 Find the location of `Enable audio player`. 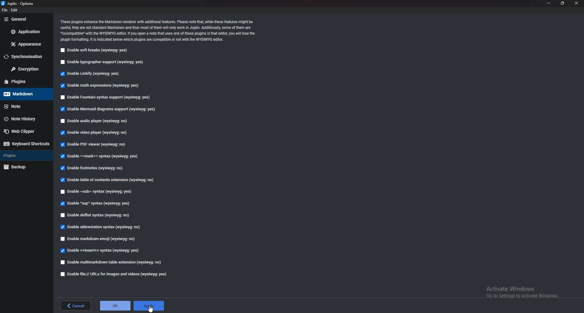

Enable audio player is located at coordinates (95, 121).